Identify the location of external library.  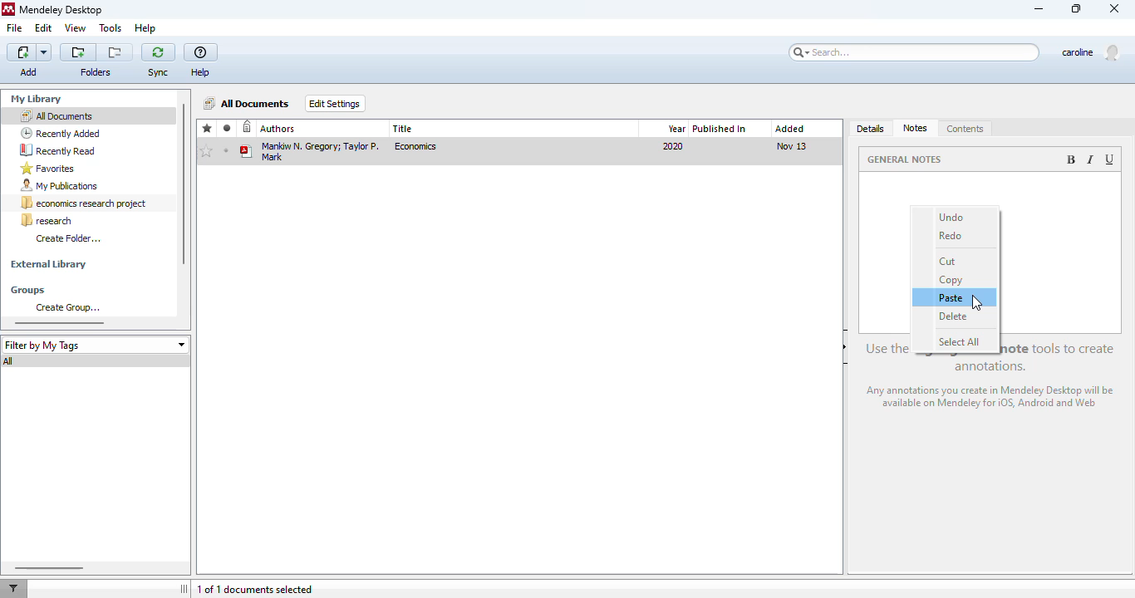
(48, 265).